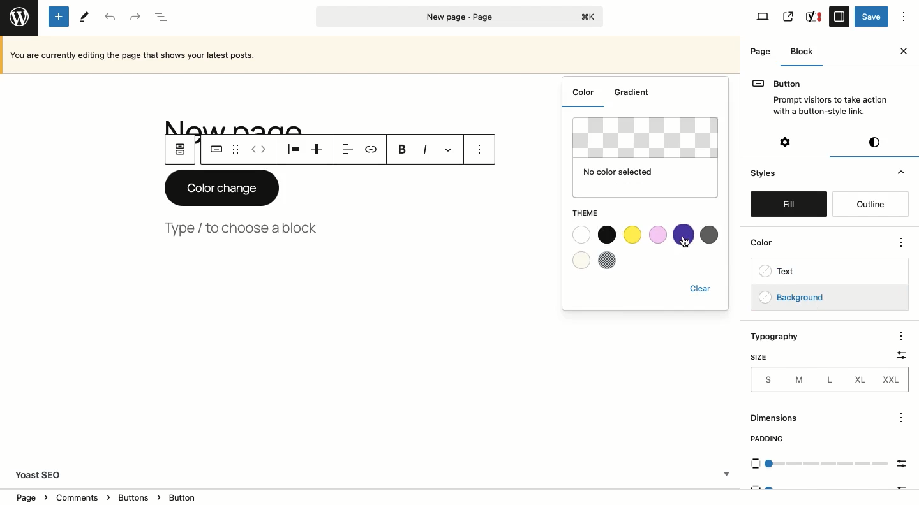  Describe the element at coordinates (786, 142) in the screenshot. I see `Settings` at that location.